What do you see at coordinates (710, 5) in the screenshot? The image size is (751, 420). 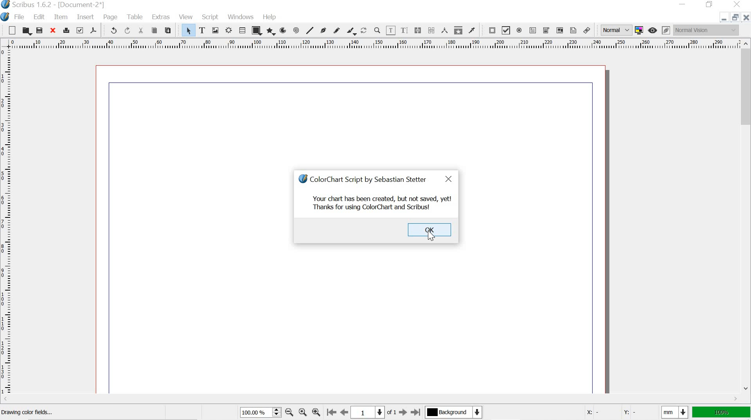 I see `restore down` at bounding box center [710, 5].